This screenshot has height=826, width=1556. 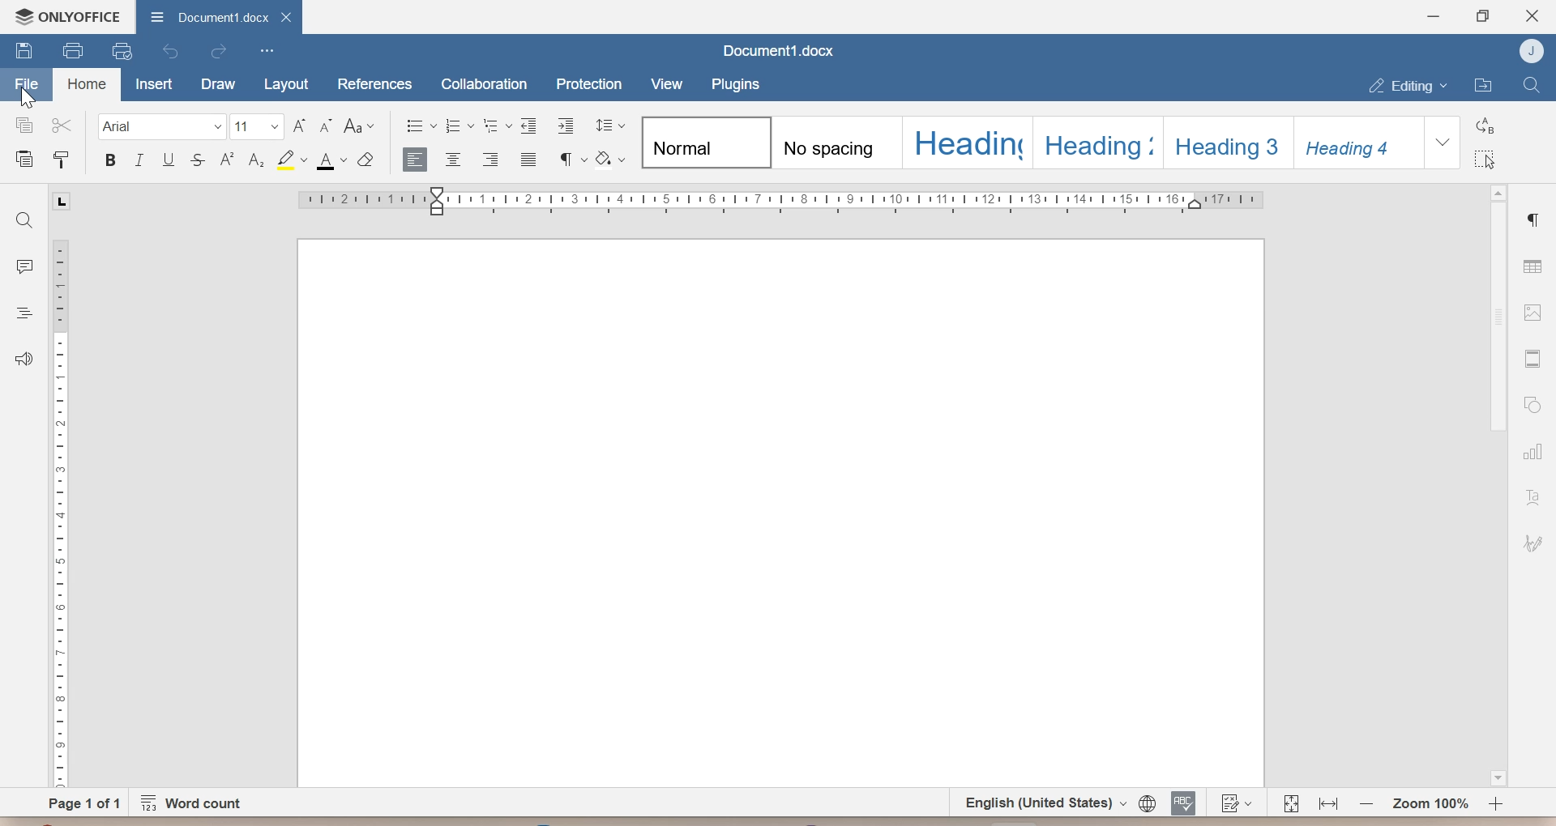 What do you see at coordinates (1366, 802) in the screenshot?
I see `Zoom out` at bounding box center [1366, 802].